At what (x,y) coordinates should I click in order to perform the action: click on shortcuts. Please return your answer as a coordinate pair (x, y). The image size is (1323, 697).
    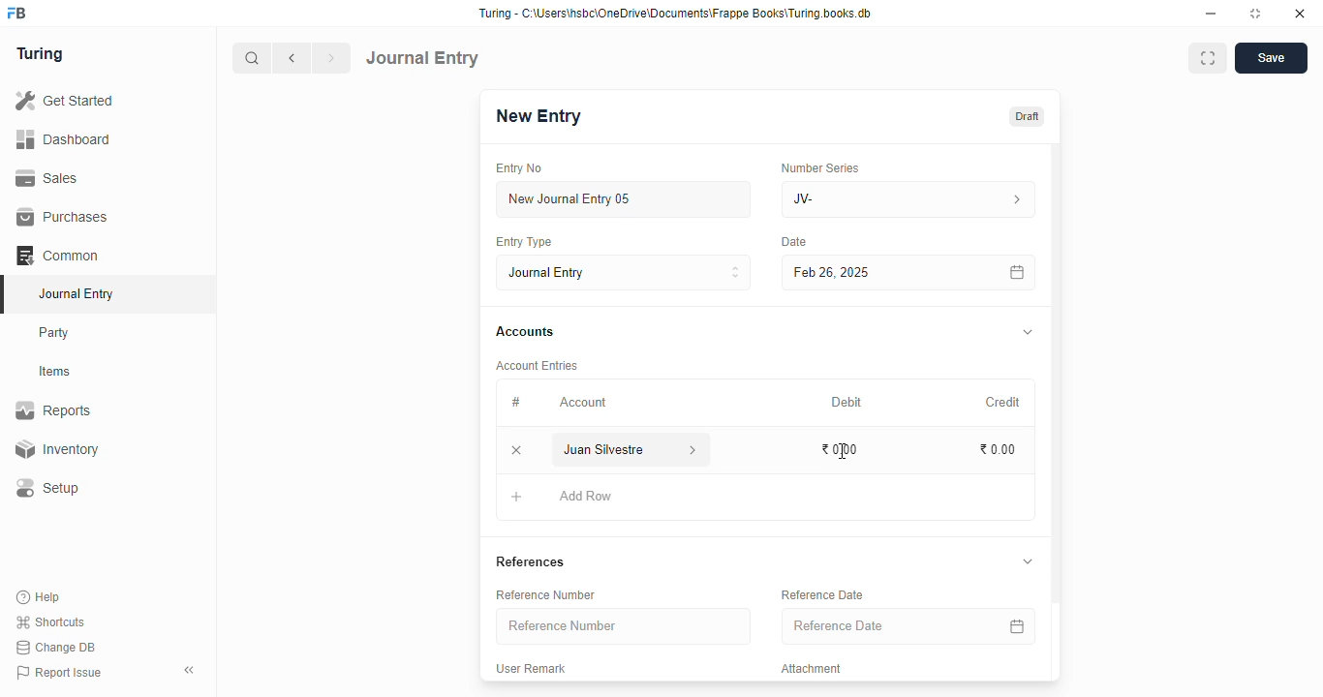
    Looking at the image, I should click on (50, 622).